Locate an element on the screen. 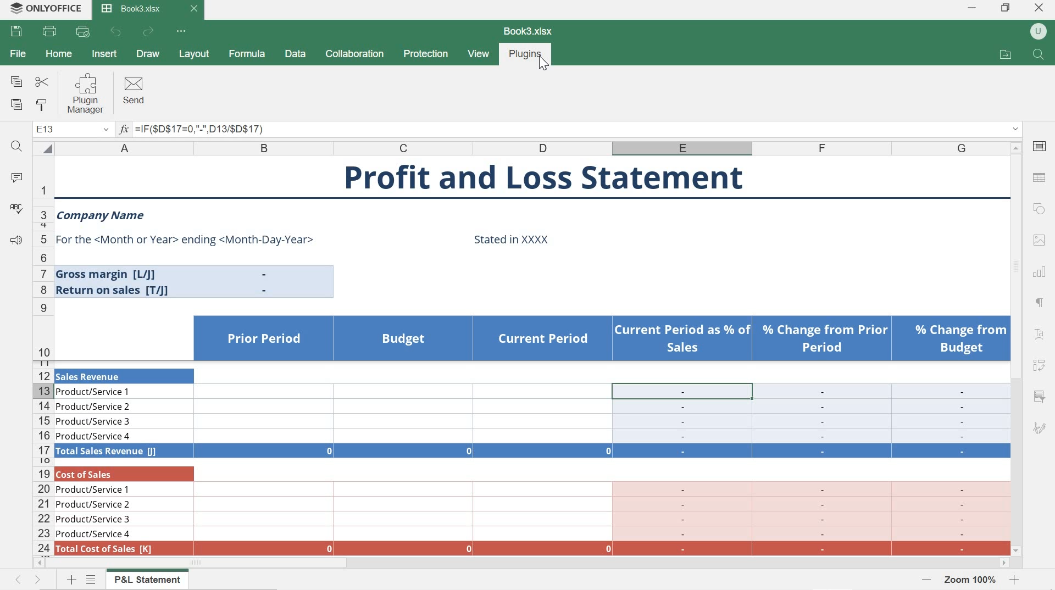  book3.xlsx is located at coordinates (137, 10).